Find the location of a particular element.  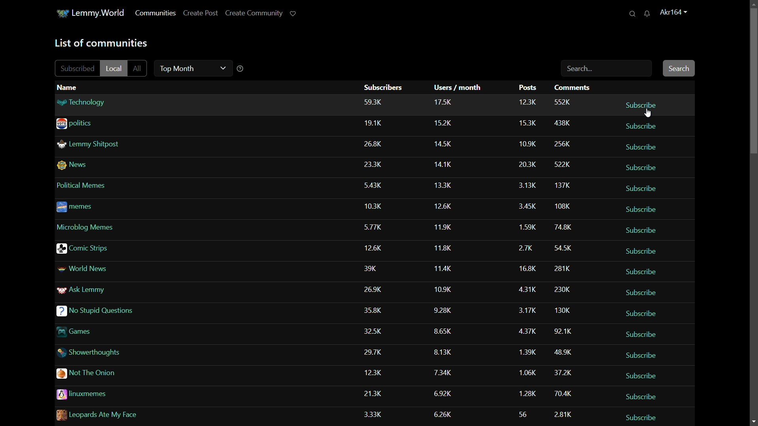

communities name is located at coordinates (122, 292).